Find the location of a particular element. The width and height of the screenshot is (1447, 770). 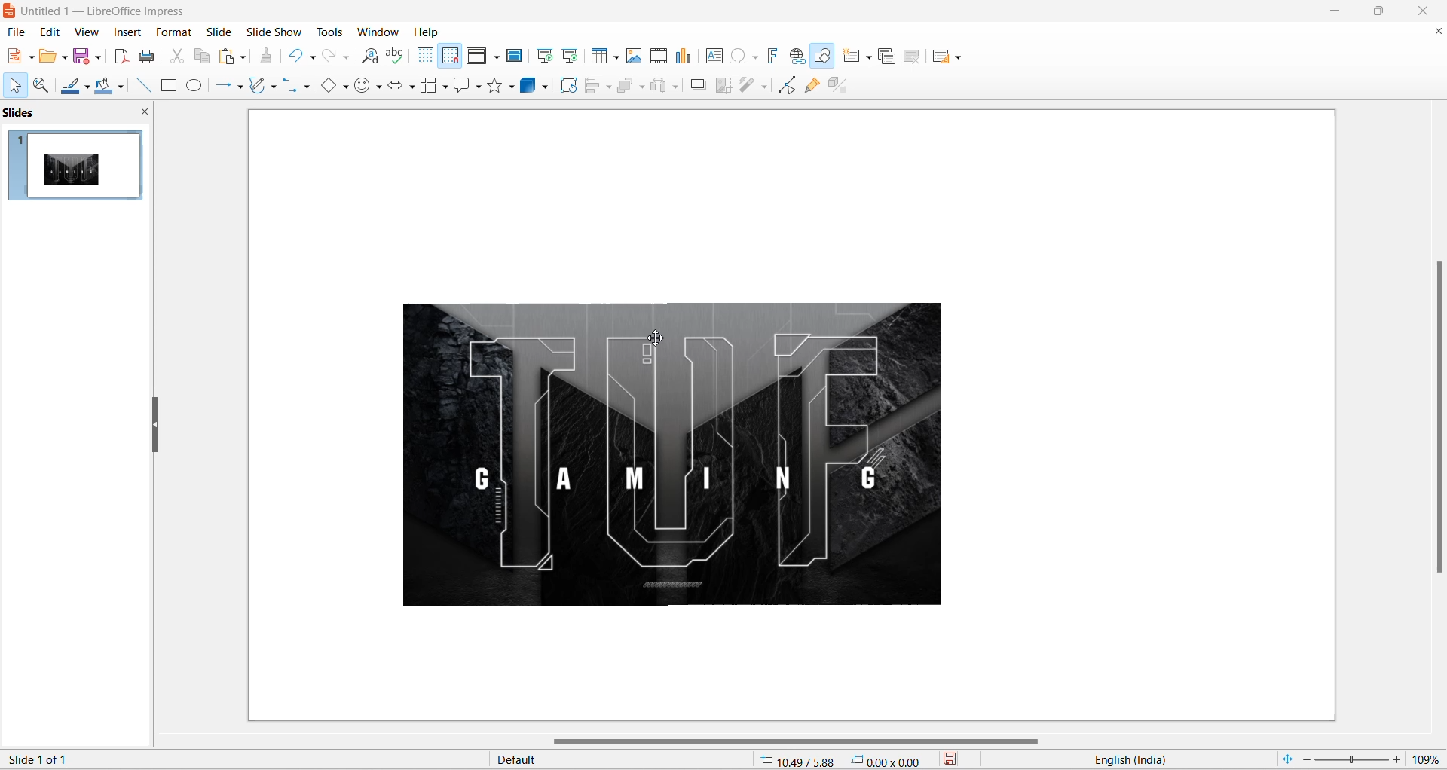

close is located at coordinates (1427, 11).